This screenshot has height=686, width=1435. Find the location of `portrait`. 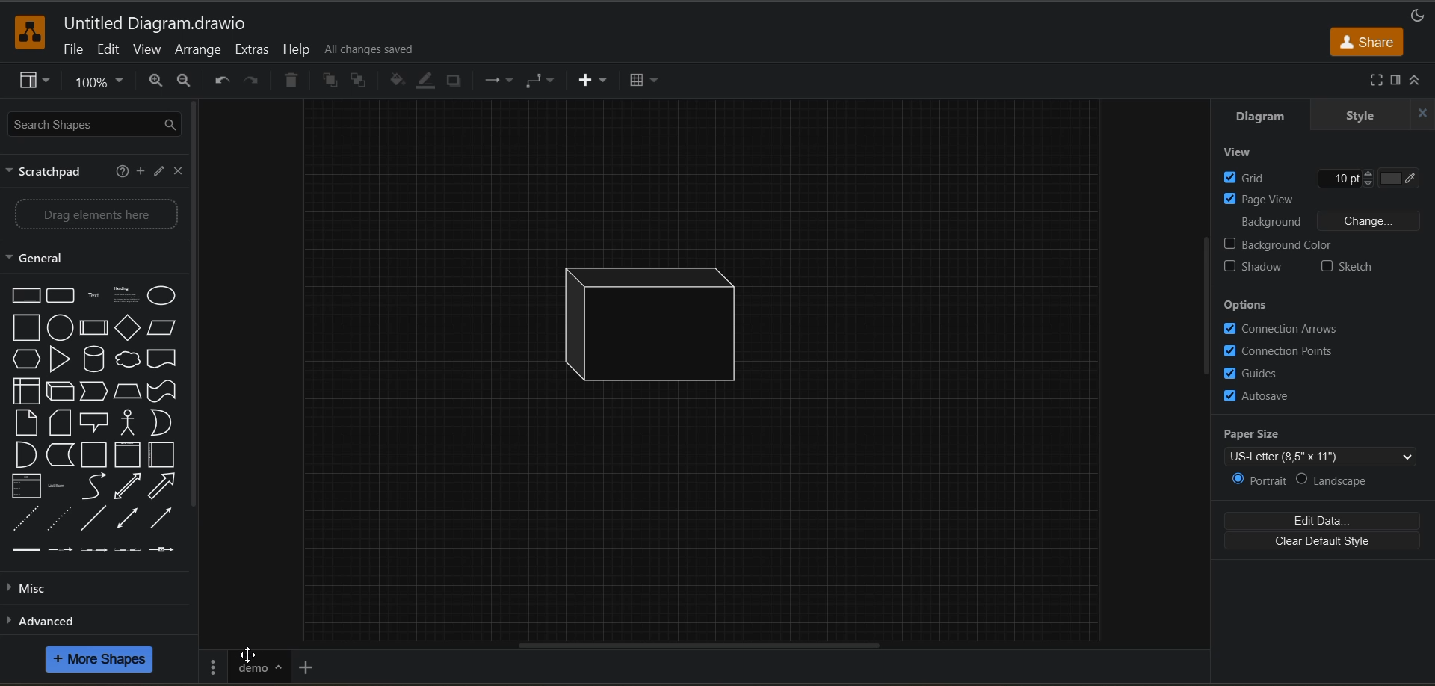

portrait is located at coordinates (1262, 482).